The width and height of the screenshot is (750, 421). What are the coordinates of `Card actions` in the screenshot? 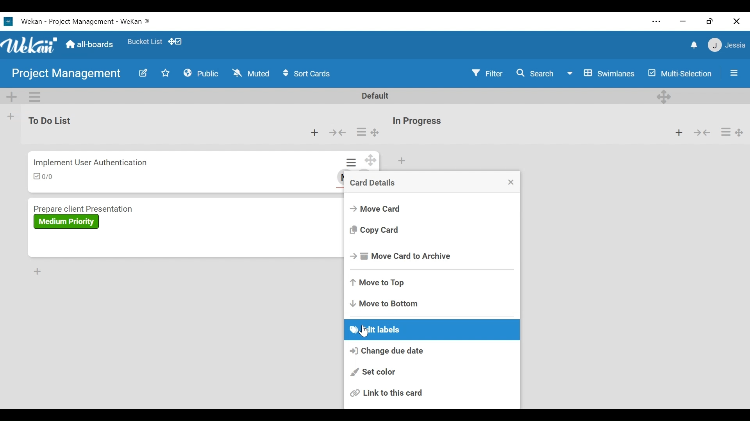 It's located at (725, 132).